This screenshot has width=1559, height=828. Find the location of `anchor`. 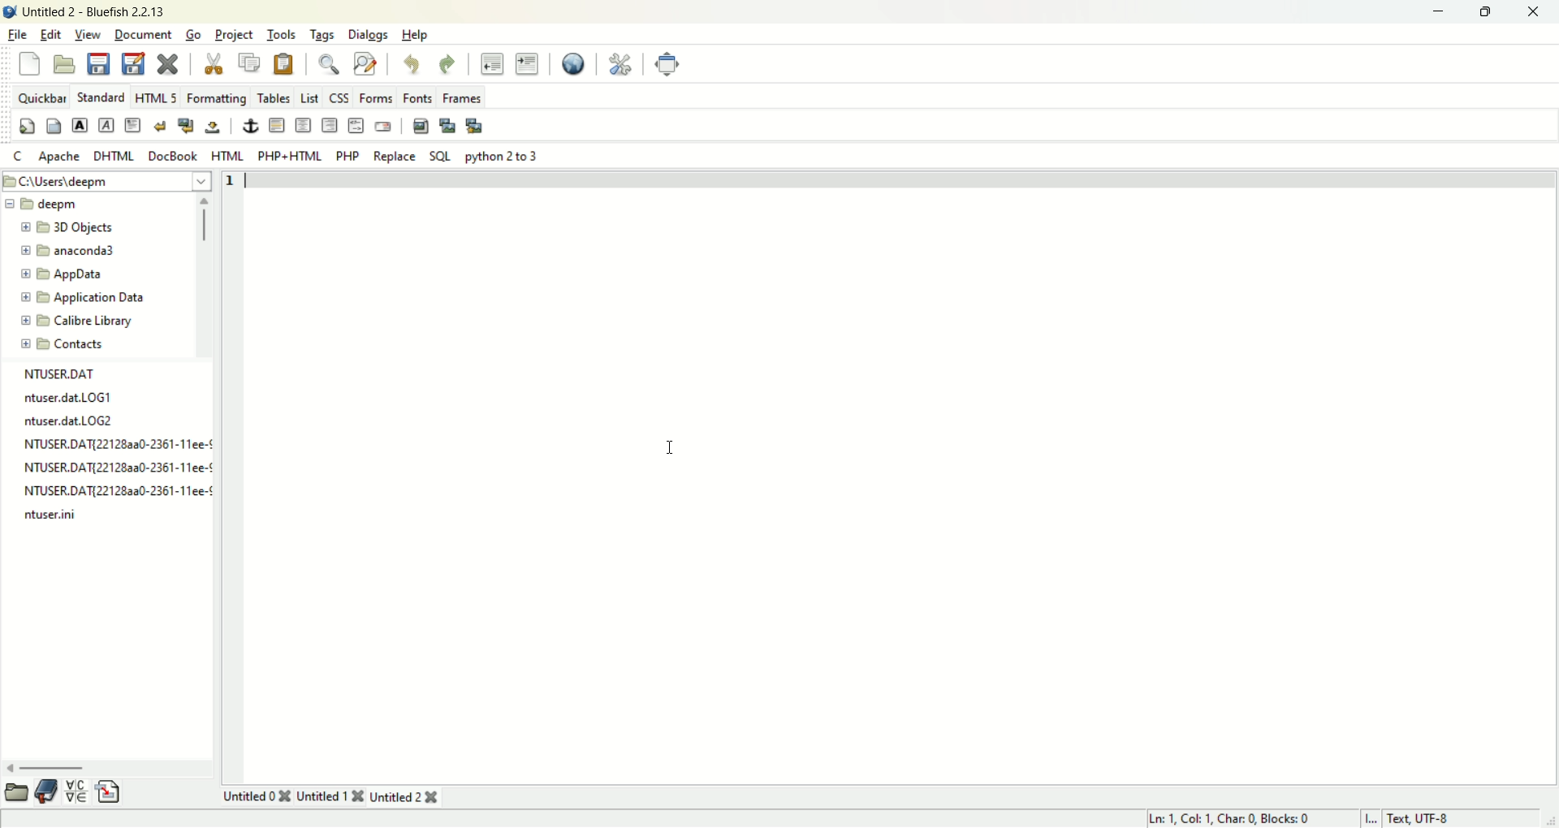

anchor is located at coordinates (248, 126).